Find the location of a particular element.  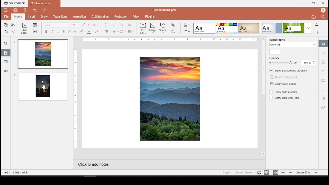

replace is located at coordinates (316, 24).